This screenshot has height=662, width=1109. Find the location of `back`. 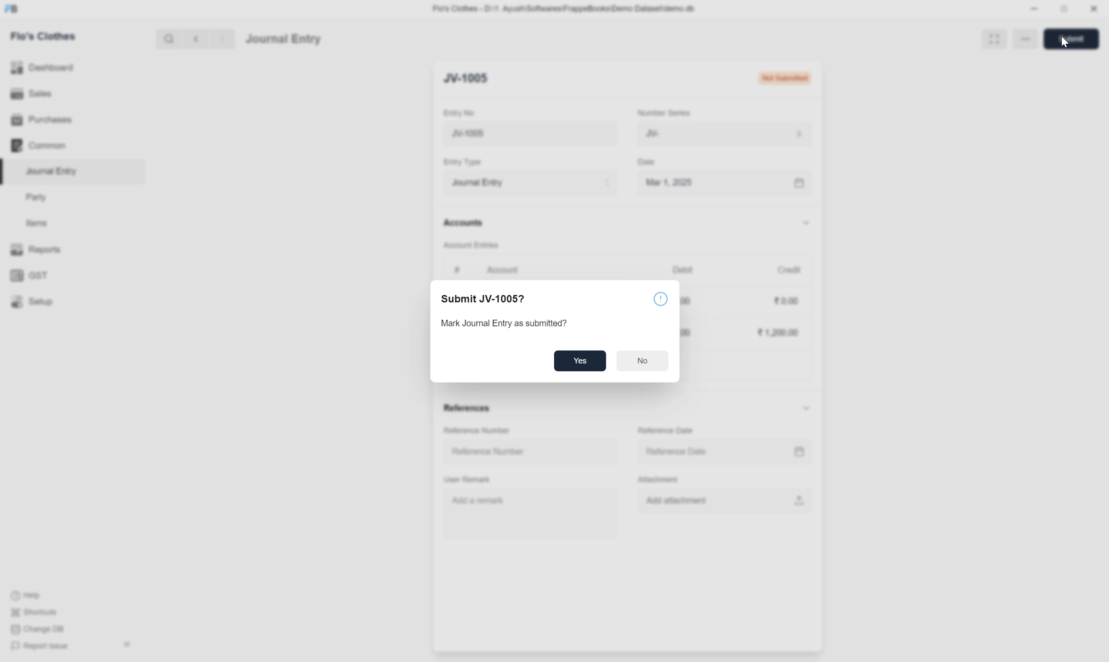

back is located at coordinates (194, 39).